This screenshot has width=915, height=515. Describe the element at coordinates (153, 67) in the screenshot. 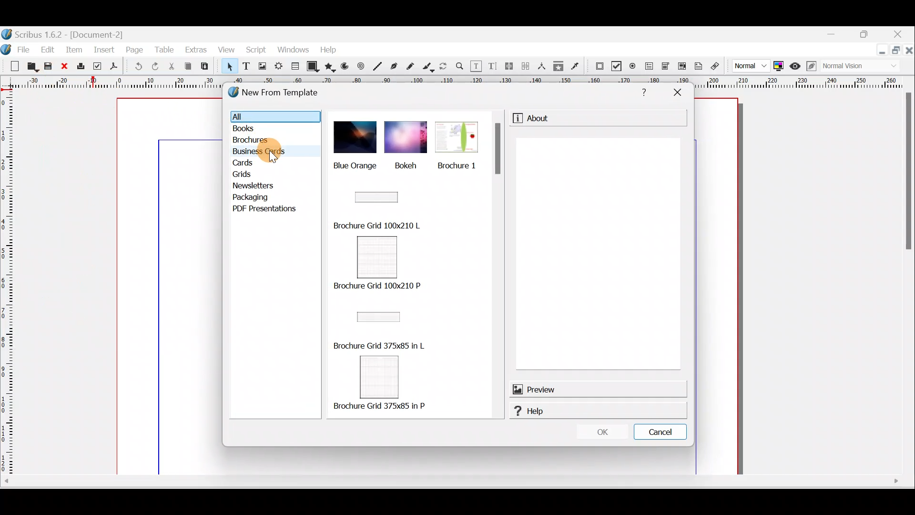

I see `Redo` at that location.